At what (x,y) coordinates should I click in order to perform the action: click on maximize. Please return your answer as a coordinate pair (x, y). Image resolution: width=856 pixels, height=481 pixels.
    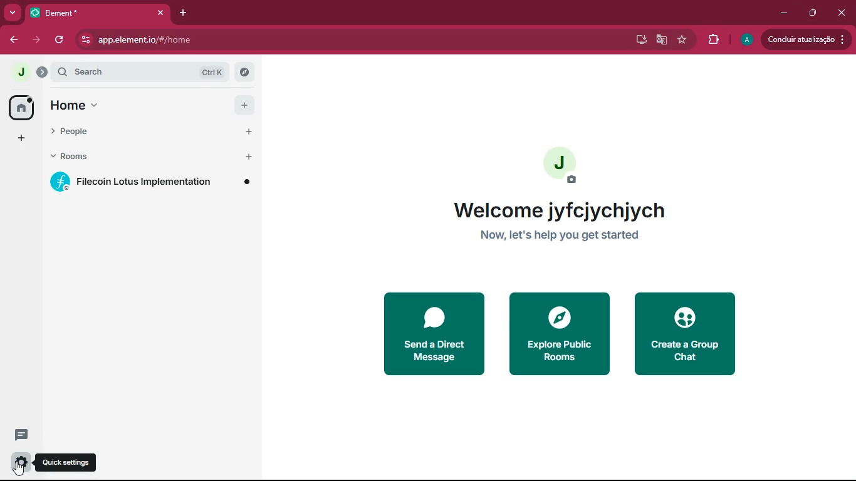
    Looking at the image, I should click on (812, 14).